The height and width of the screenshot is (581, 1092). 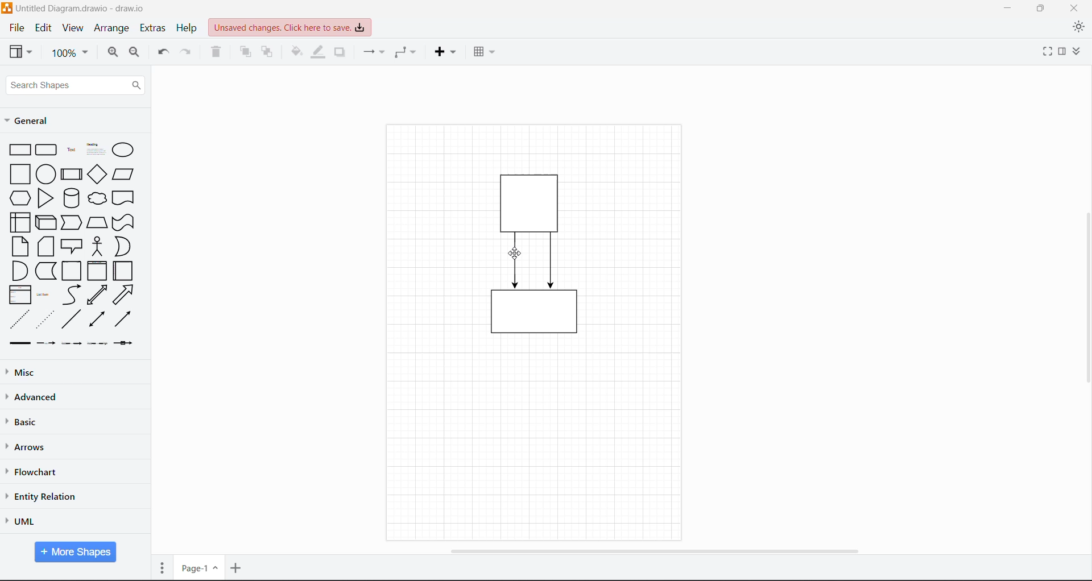 I want to click on Trapezoid, so click(x=97, y=221).